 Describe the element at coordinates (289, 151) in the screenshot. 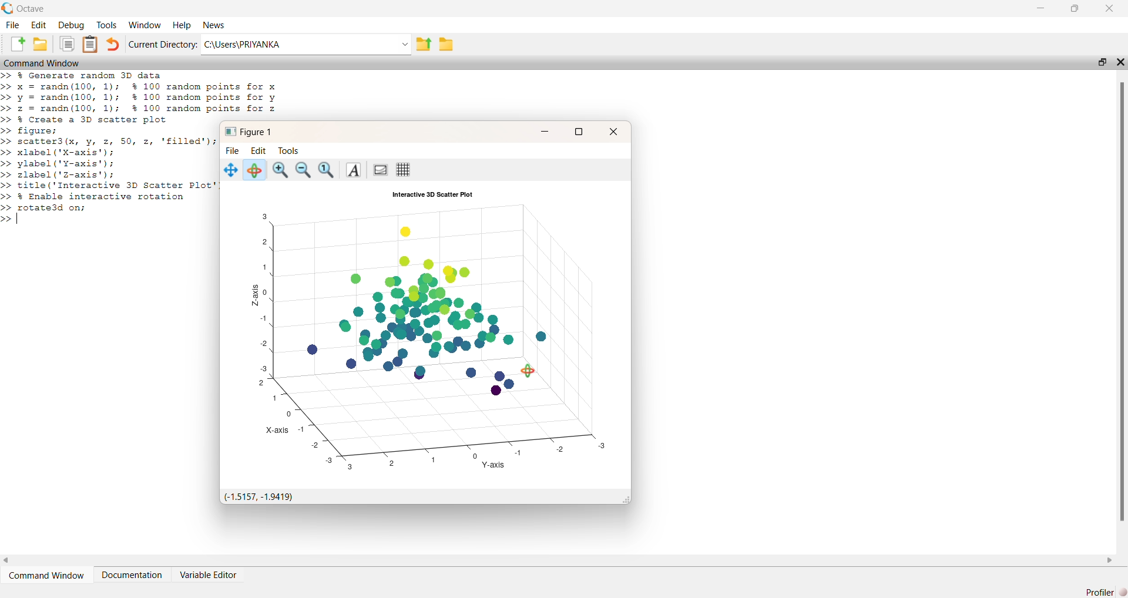

I see `Tools` at that location.